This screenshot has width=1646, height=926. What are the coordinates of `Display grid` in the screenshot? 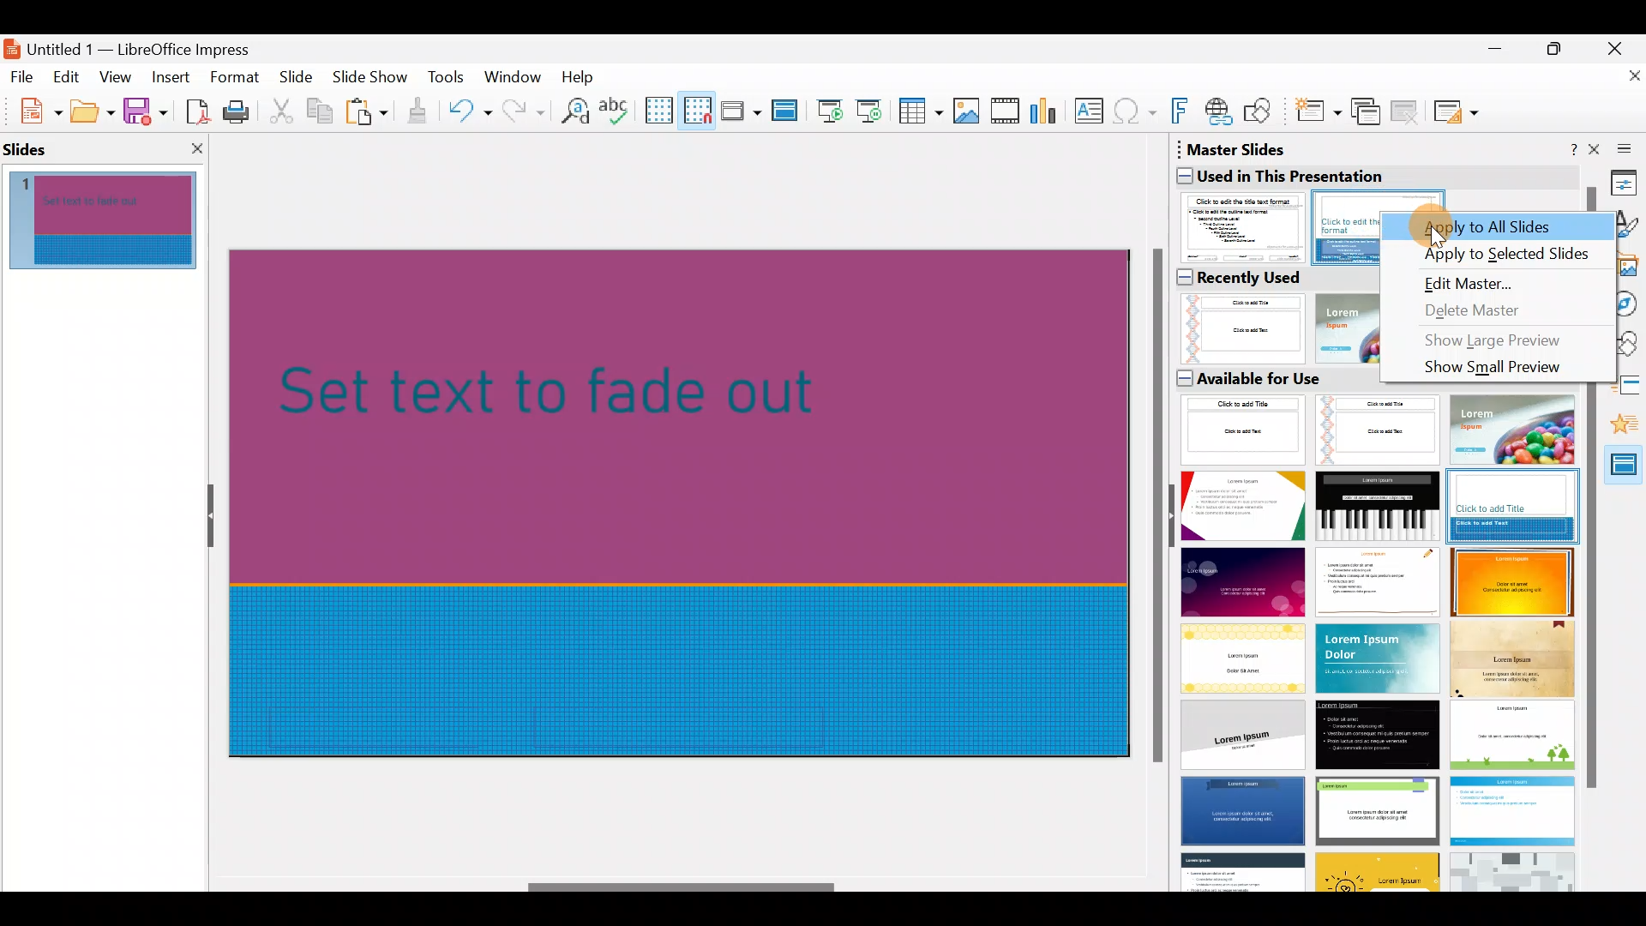 It's located at (658, 109).